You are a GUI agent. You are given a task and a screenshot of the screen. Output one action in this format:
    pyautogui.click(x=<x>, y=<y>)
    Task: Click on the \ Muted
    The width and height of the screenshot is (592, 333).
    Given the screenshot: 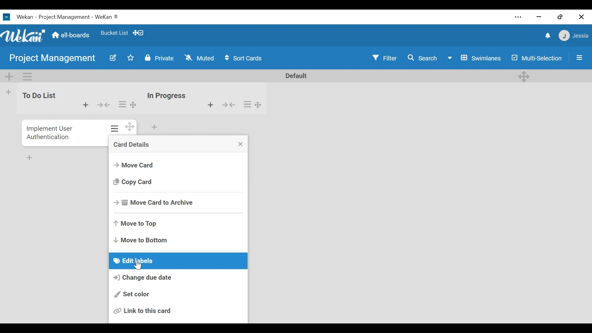 What is the action you would take?
    pyautogui.click(x=200, y=58)
    